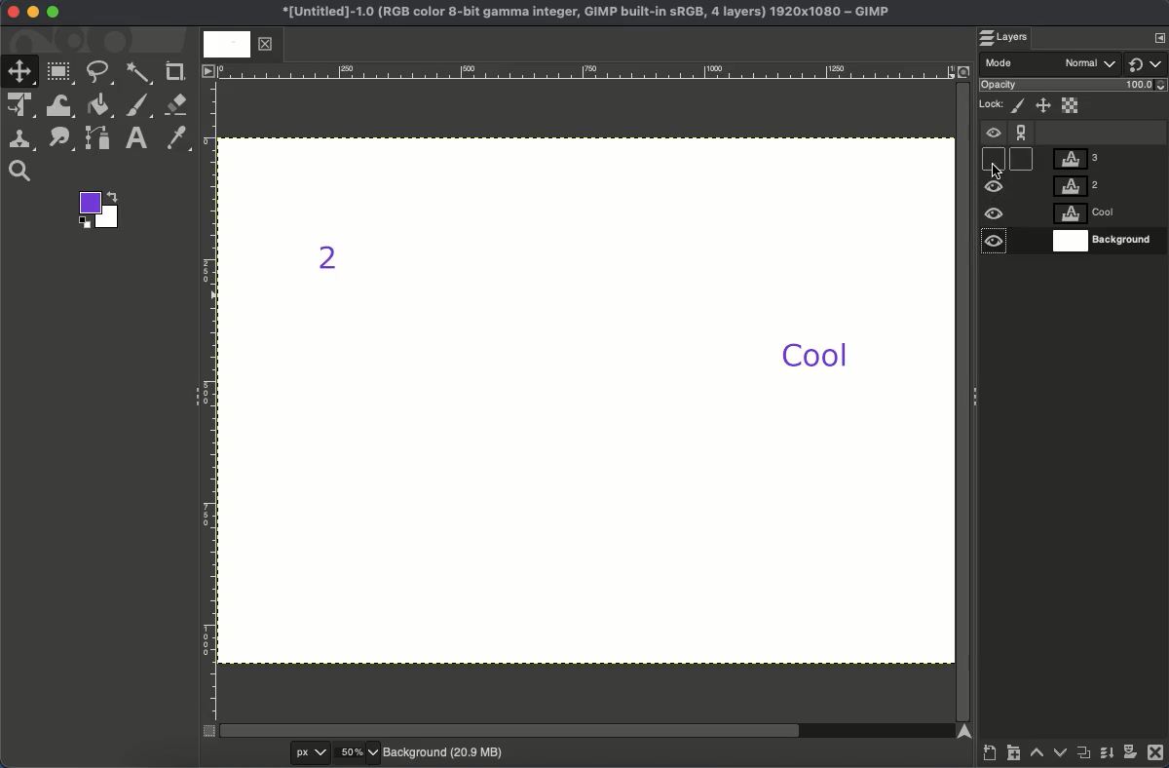  Describe the element at coordinates (582, 14) in the screenshot. I see `Name` at that location.